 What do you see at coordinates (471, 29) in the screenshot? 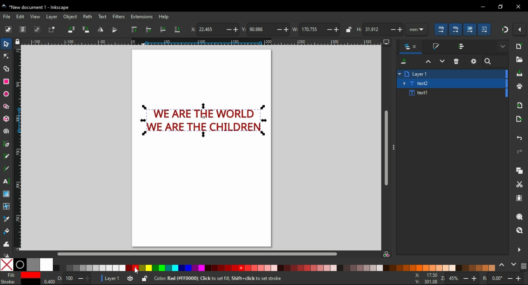
I see `move gradients along with the objects` at bounding box center [471, 29].